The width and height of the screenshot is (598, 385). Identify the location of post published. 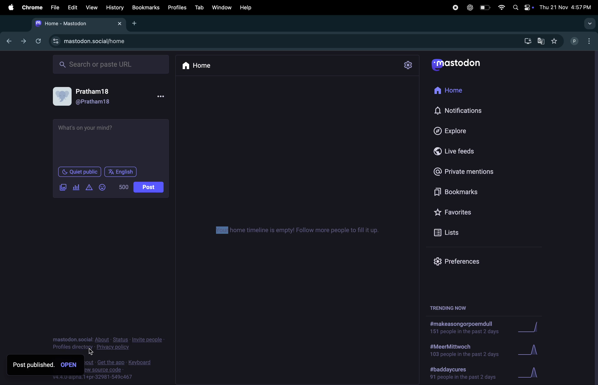
(33, 365).